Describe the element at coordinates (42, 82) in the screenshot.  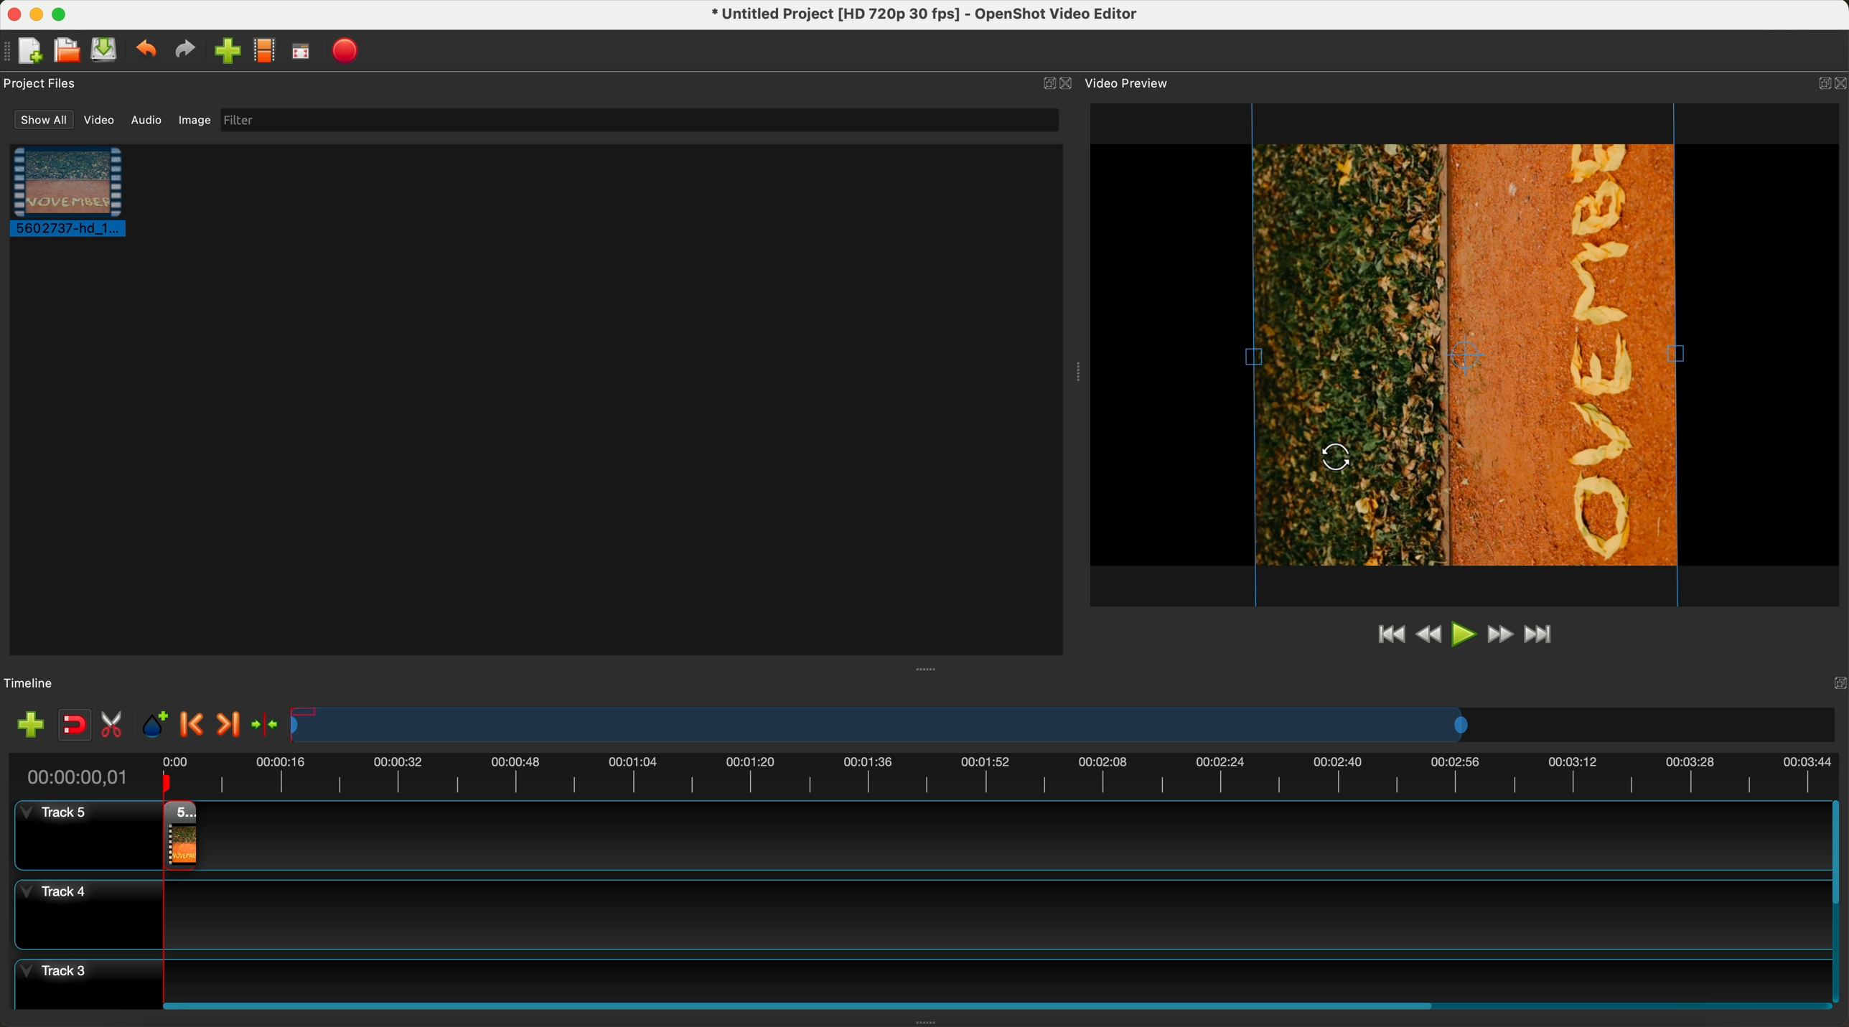
I see `project files` at that location.